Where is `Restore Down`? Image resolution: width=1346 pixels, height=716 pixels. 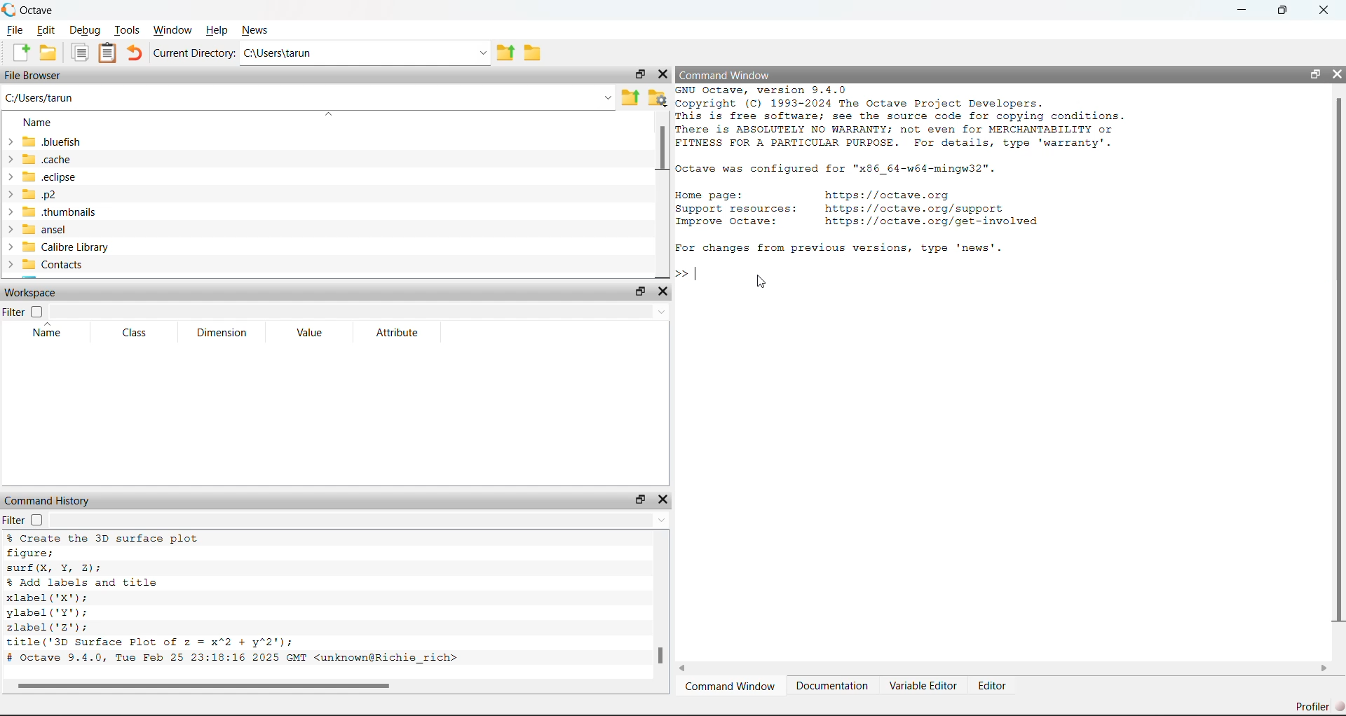 Restore Down is located at coordinates (640, 289).